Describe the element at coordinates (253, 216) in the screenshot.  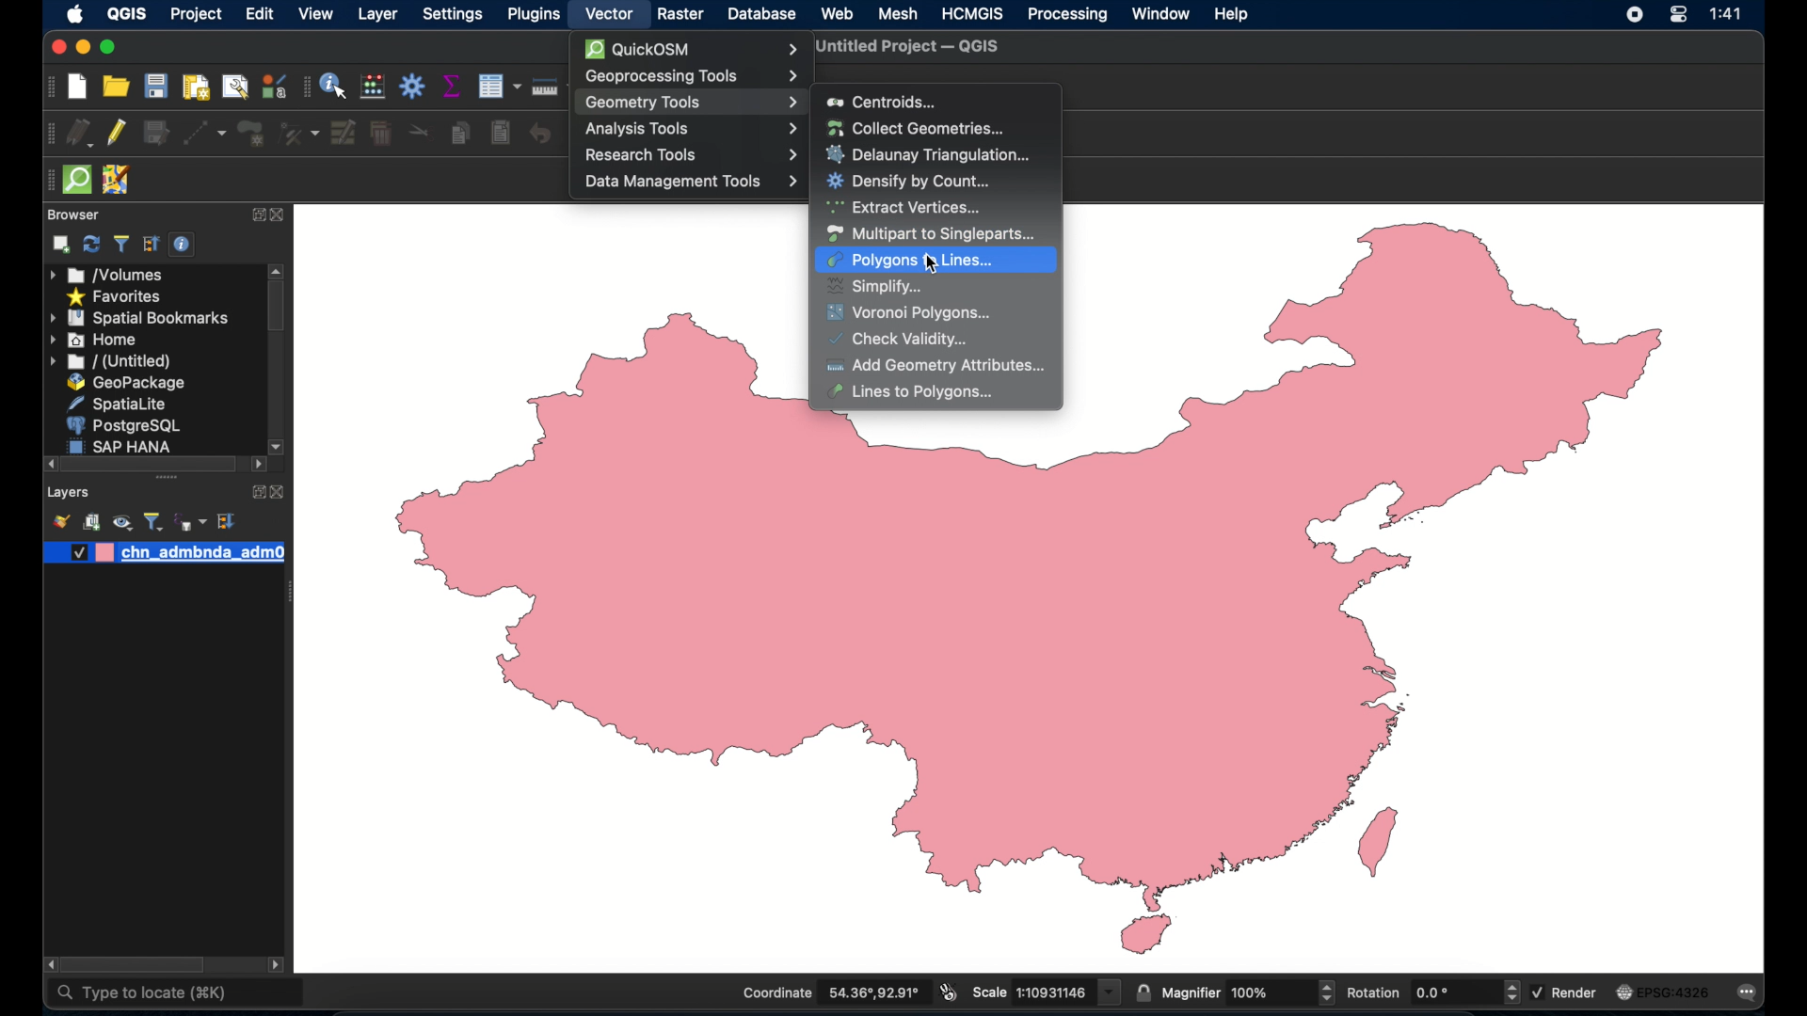
I see `expand` at that location.